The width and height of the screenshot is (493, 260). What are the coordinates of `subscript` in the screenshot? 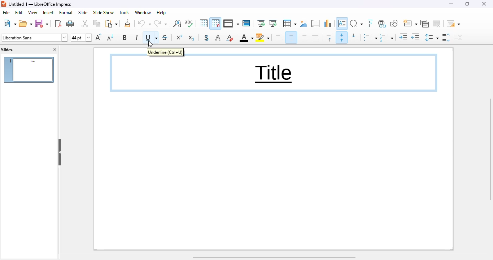 It's located at (191, 38).